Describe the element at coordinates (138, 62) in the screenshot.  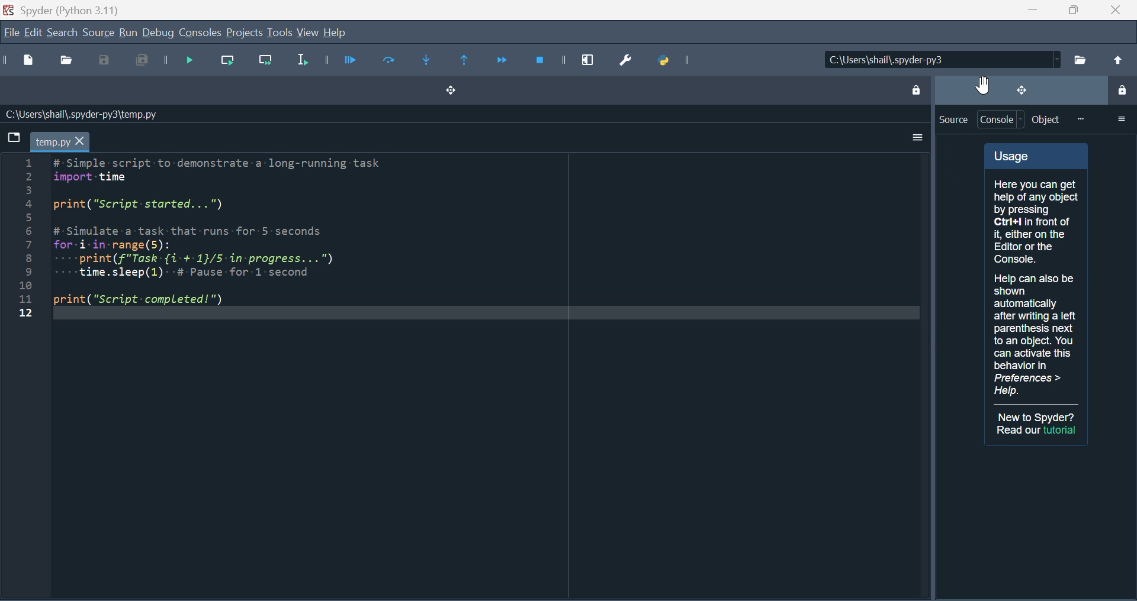
I see `Save all` at that location.